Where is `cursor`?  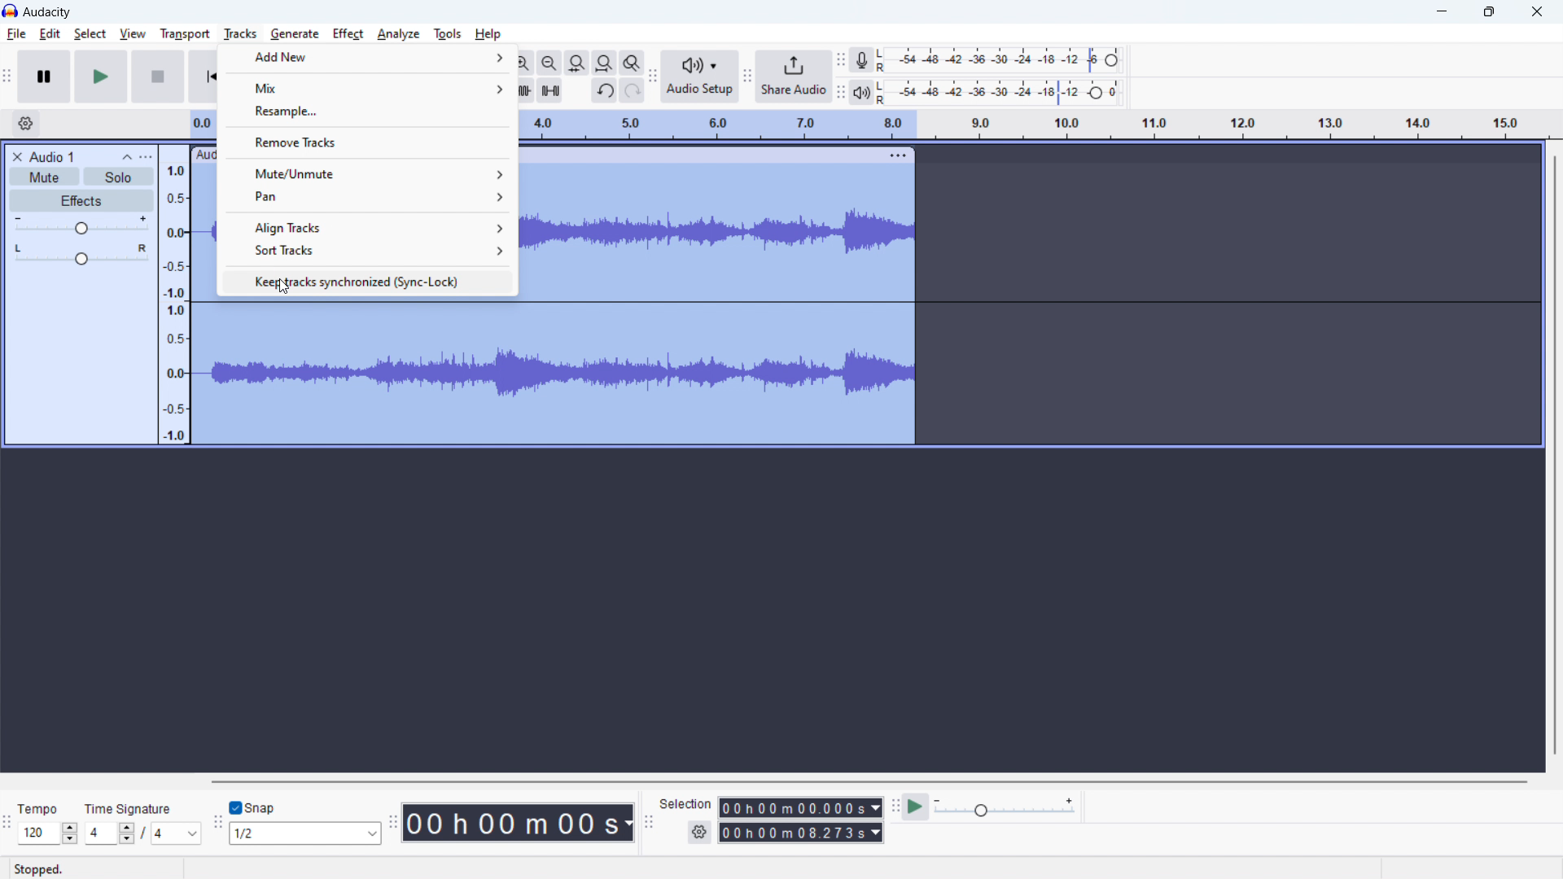
cursor is located at coordinates (285, 290).